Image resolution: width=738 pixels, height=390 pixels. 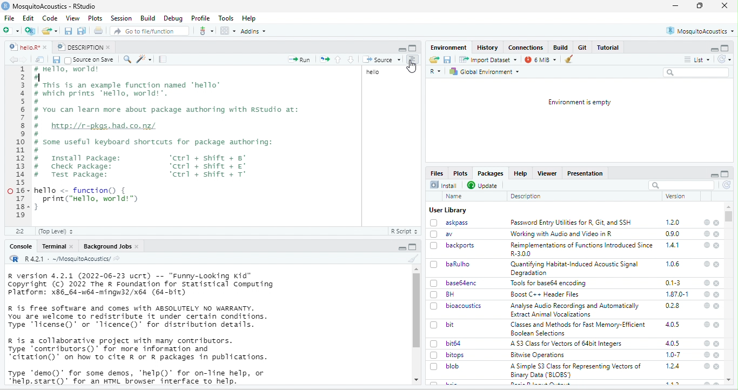 I want to click on Reimplementations of Functions Introduced Since R-3.00, so click(x=581, y=250).